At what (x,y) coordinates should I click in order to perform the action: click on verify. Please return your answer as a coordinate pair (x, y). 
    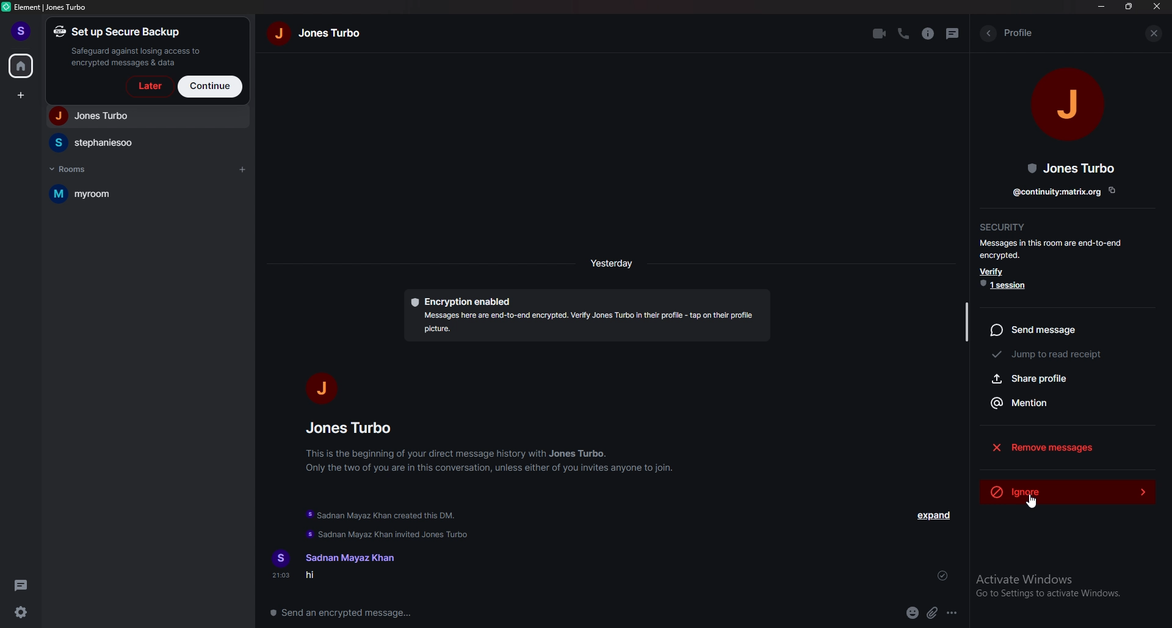
    Looking at the image, I should click on (993, 271).